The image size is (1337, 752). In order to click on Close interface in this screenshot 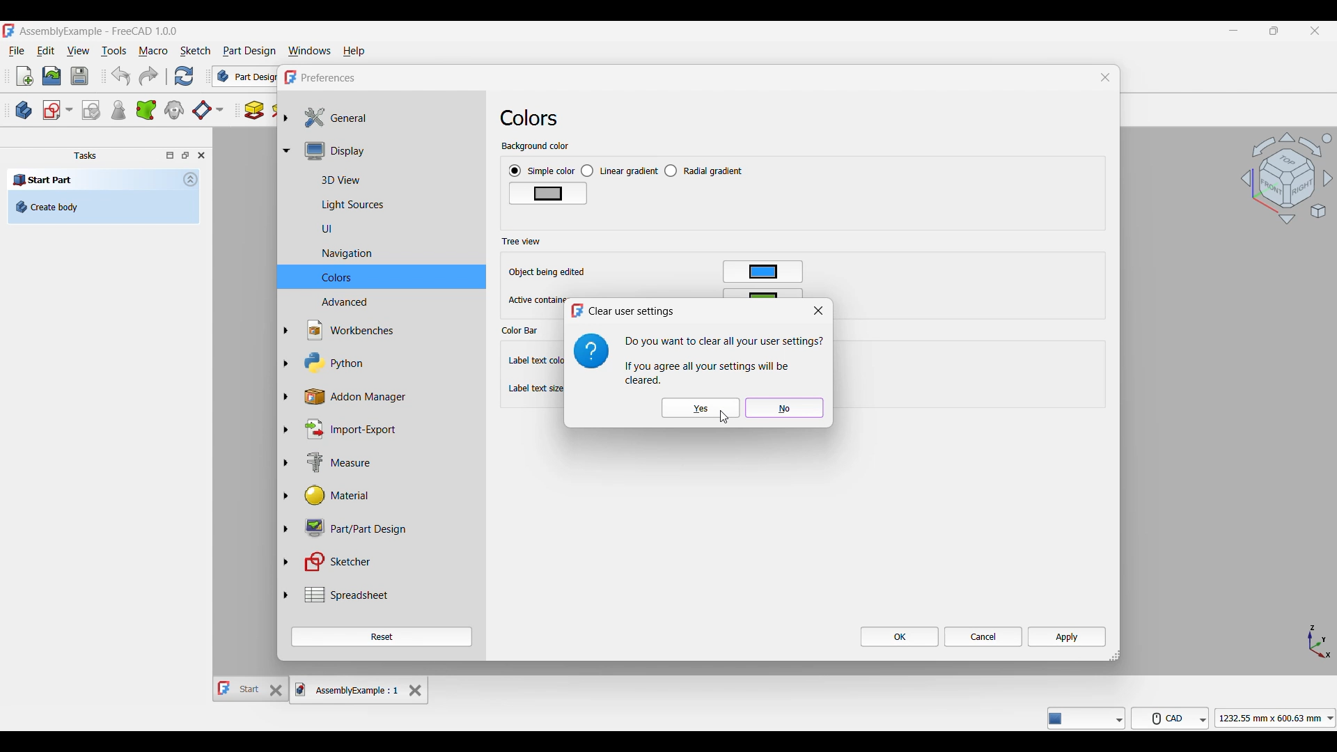, I will do `click(1315, 31)`.